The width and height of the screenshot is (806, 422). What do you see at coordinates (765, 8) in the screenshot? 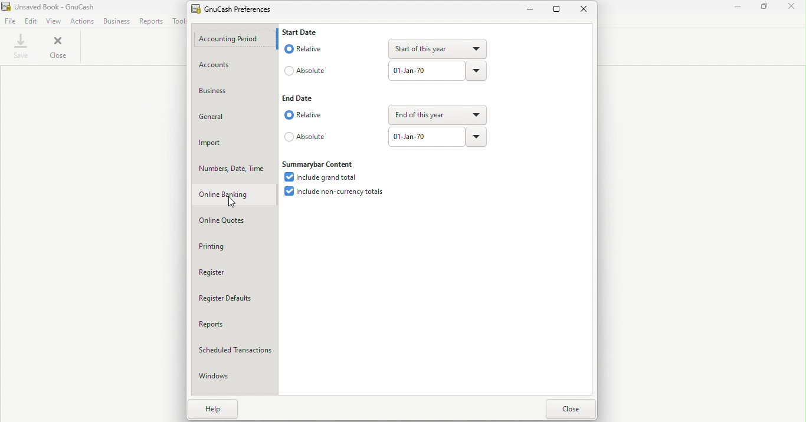
I see `Maximize` at bounding box center [765, 8].